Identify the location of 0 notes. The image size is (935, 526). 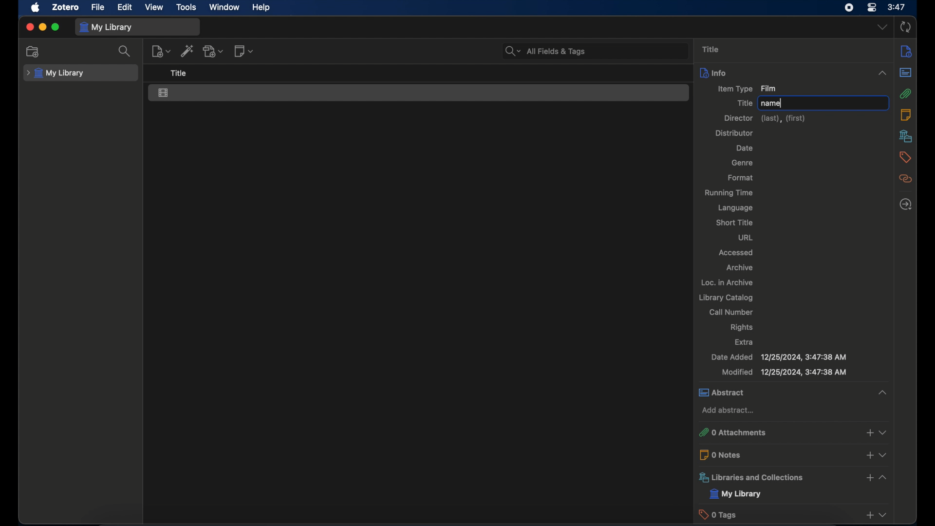
(775, 453).